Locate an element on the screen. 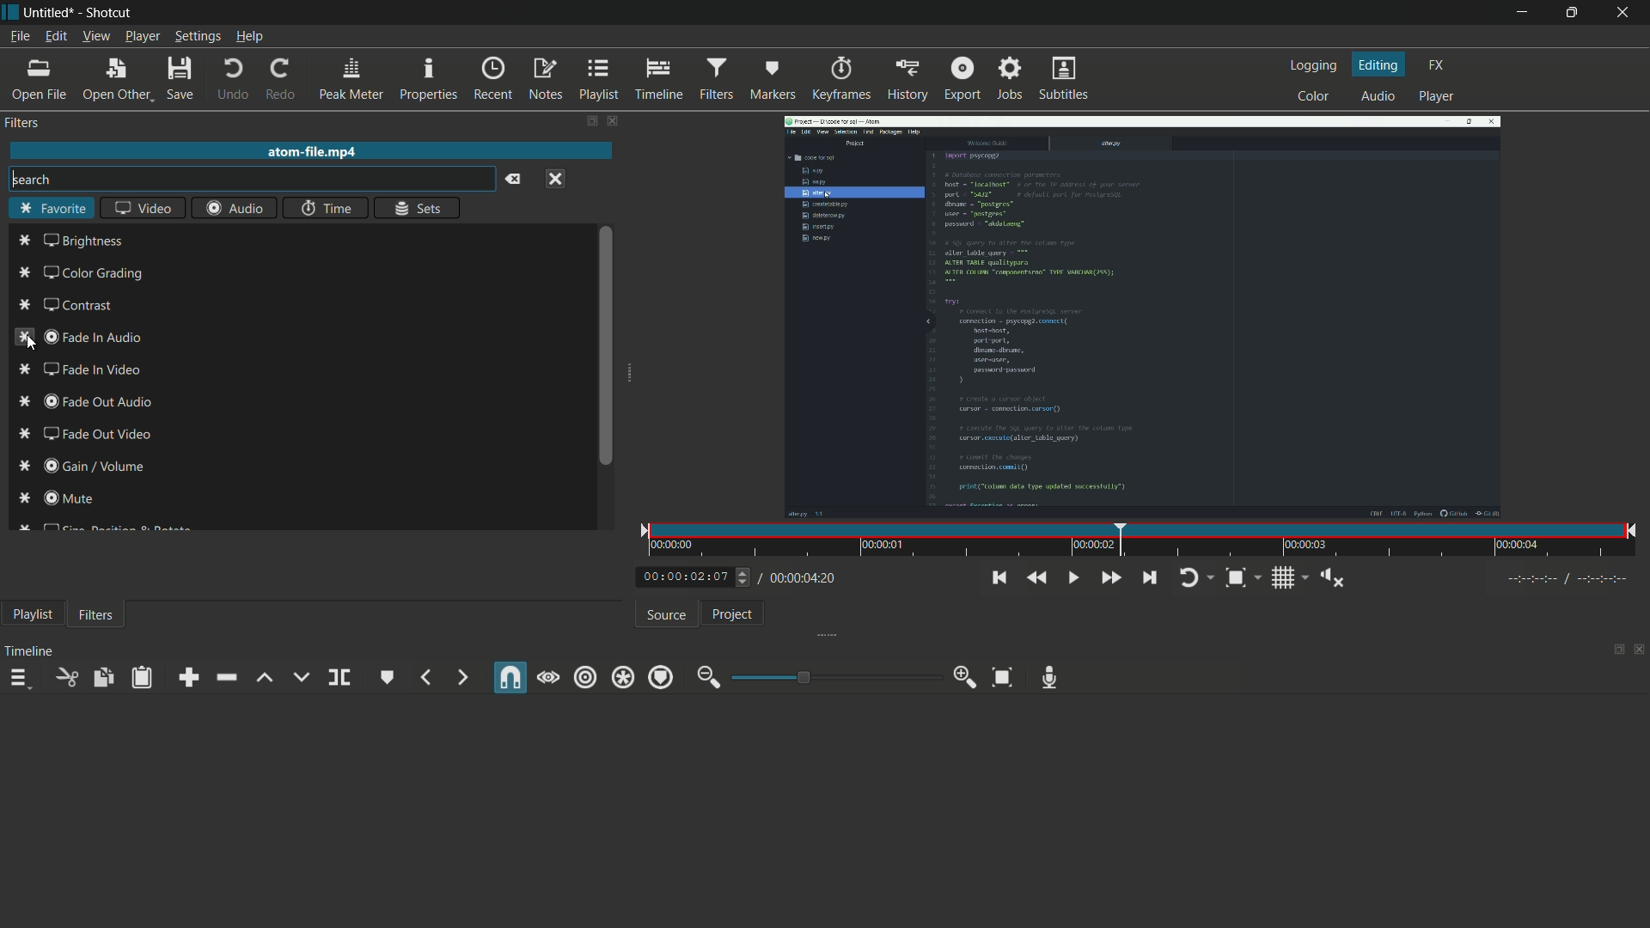 The image size is (1650, 928). points is located at coordinates (22, 381).